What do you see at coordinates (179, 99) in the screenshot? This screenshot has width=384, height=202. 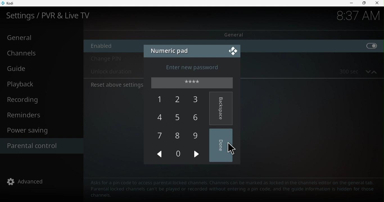 I see `2` at bounding box center [179, 99].